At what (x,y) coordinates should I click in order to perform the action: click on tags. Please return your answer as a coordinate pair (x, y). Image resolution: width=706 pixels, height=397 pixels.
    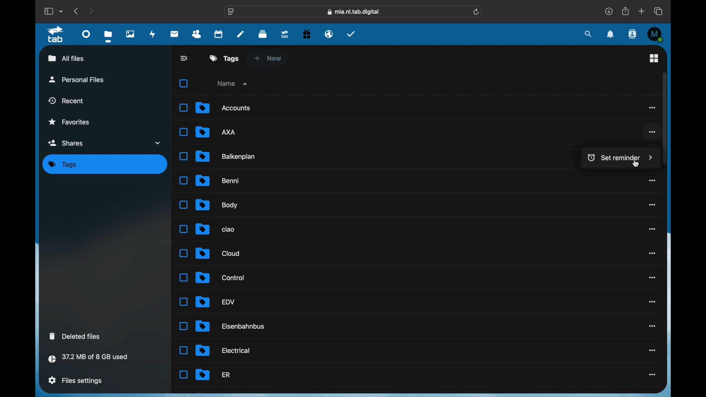
    Looking at the image, I should click on (224, 58).